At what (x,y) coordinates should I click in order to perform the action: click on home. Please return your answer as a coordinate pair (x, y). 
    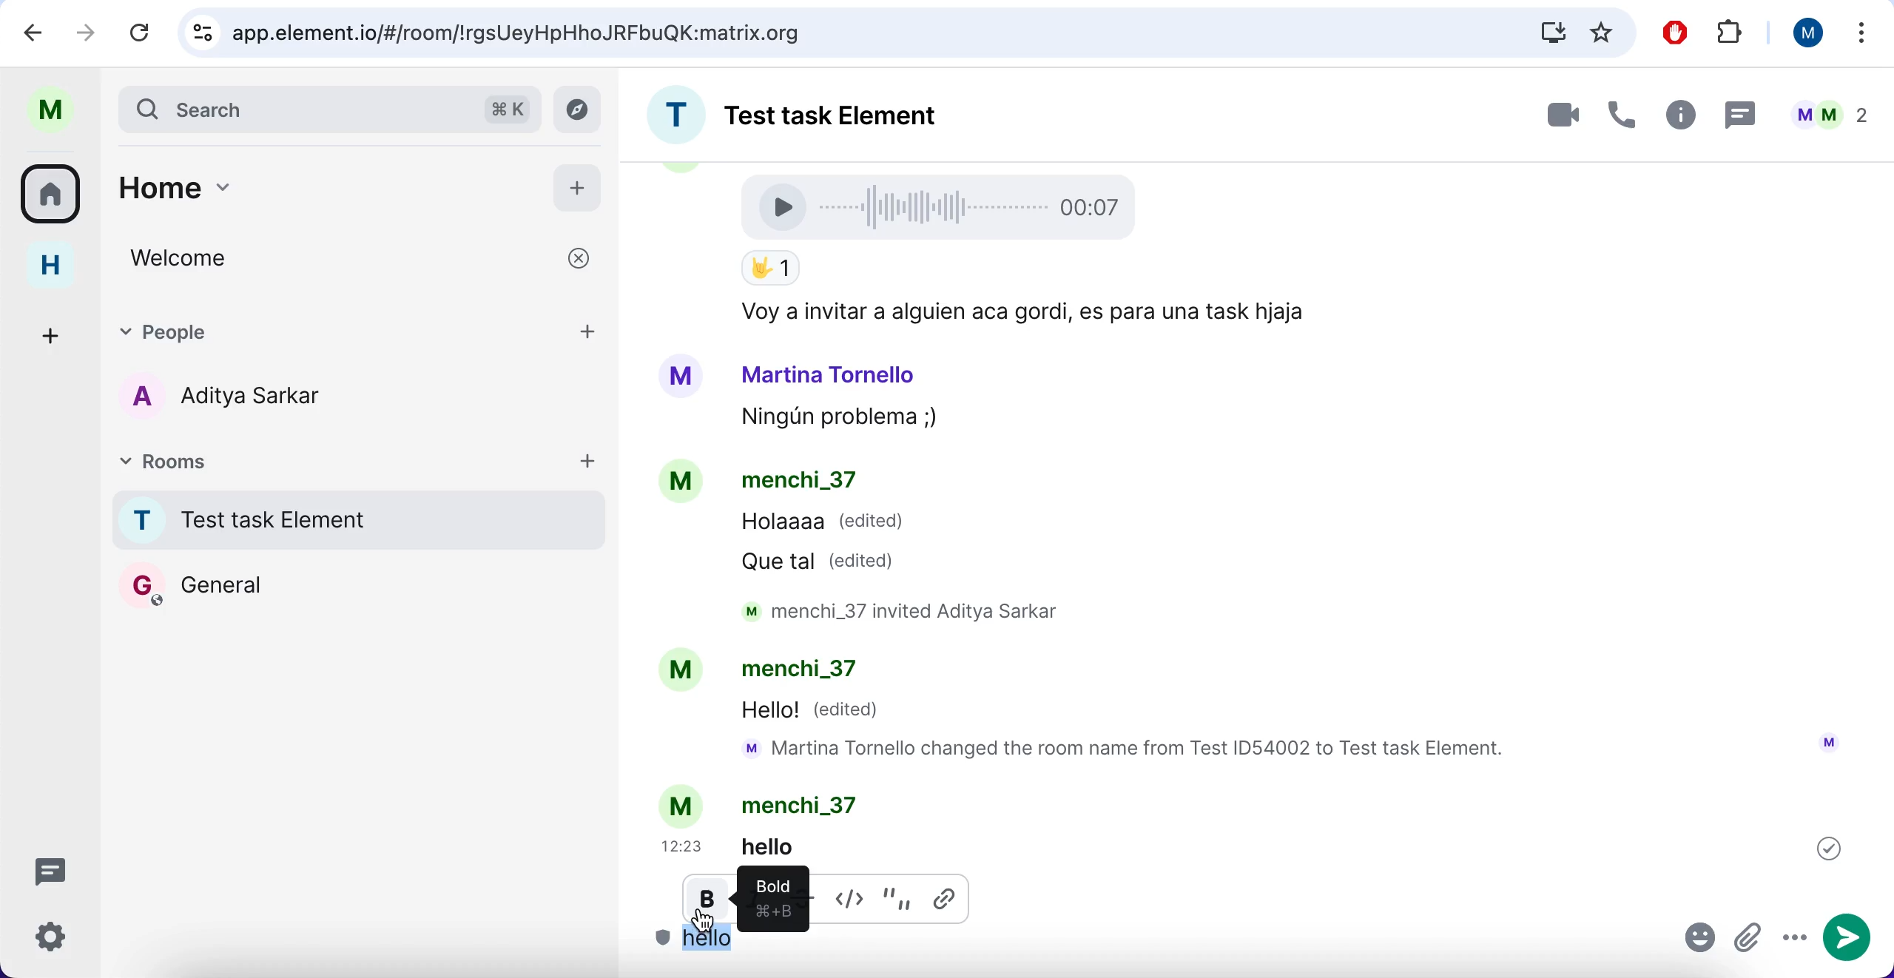
    Looking at the image, I should click on (308, 195).